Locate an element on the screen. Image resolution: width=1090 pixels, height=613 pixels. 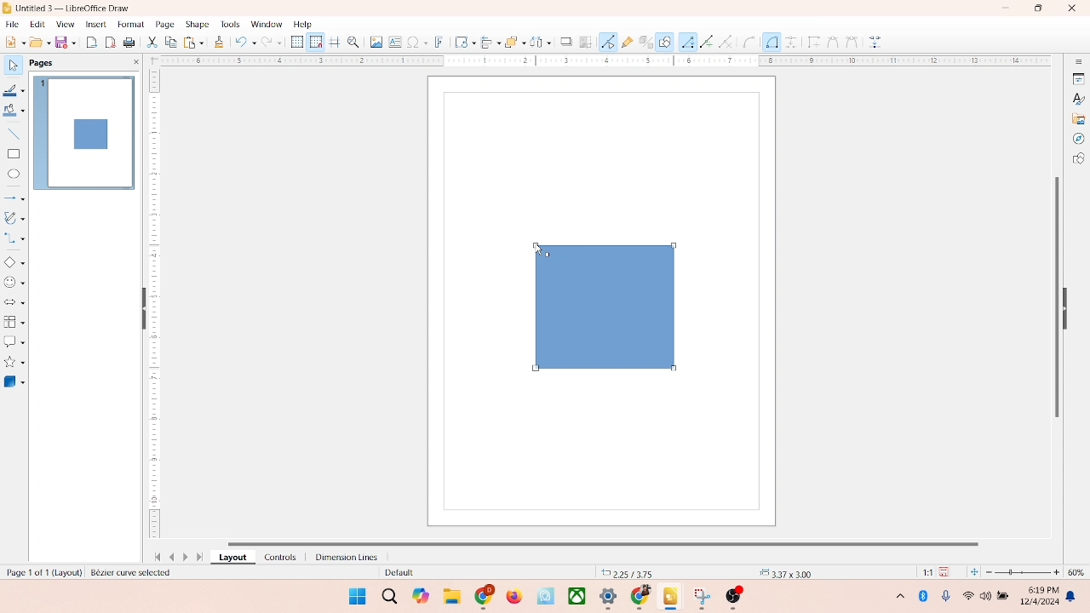
search is located at coordinates (390, 597).